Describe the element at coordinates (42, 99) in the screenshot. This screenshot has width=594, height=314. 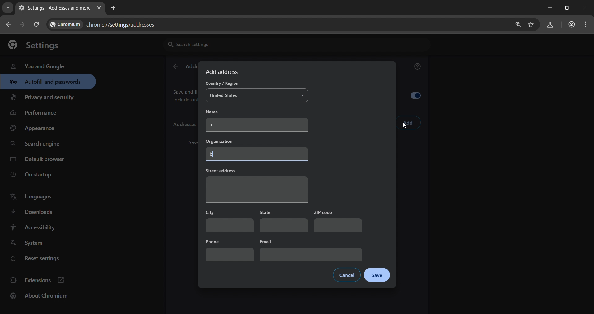
I see `privacy & security` at that location.